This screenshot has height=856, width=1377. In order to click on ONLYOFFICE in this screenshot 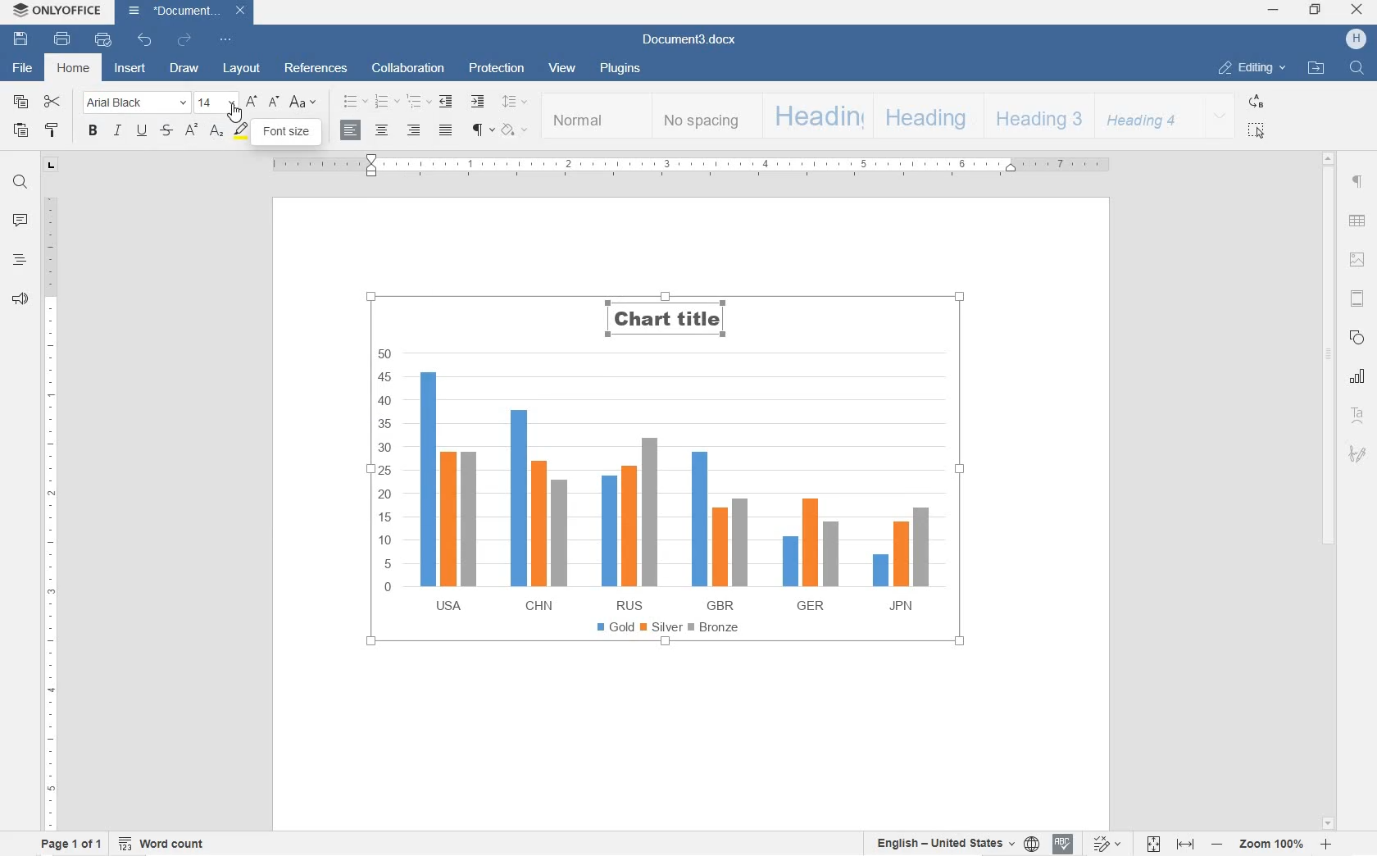, I will do `click(57, 11)`.